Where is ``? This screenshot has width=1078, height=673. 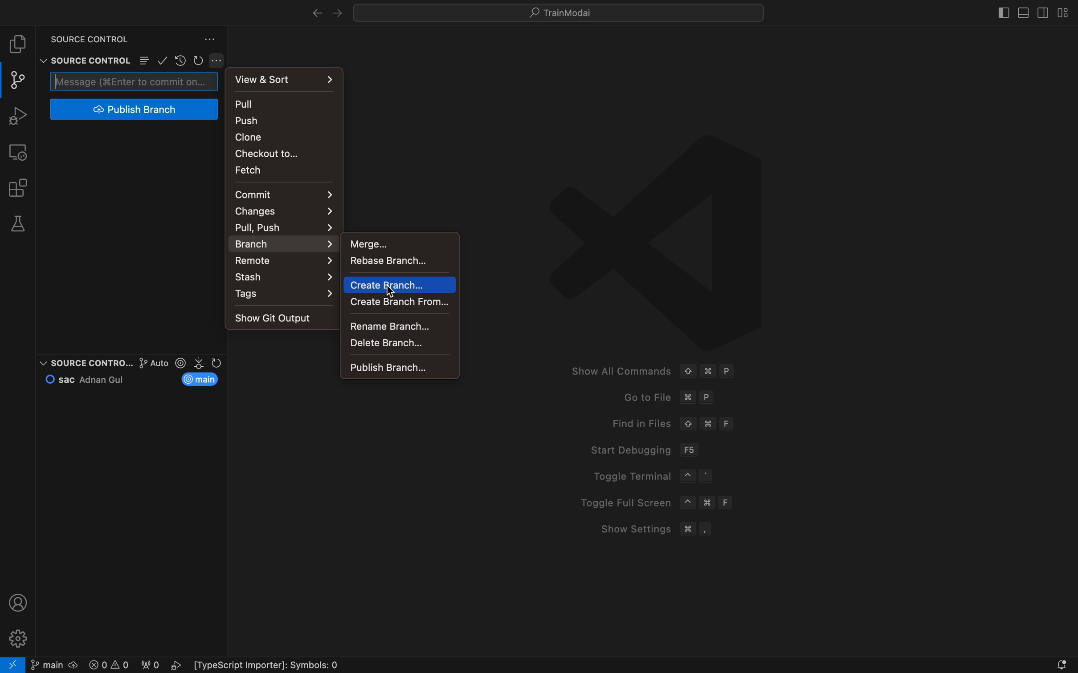
 is located at coordinates (399, 368).